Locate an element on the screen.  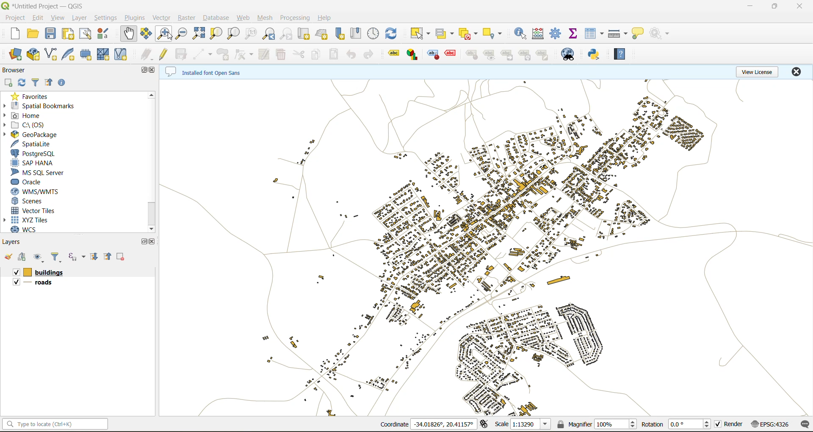
new 3d map is located at coordinates (324, 33).